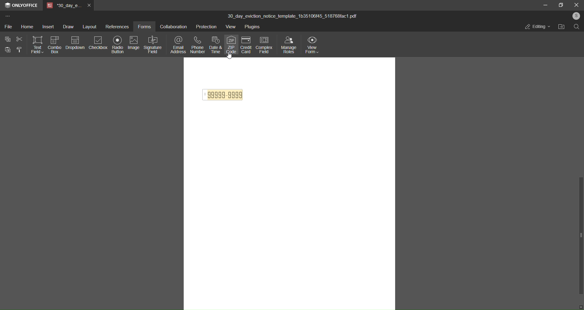  Describe the element at coordinates (91, 5) in the screenshot. I see `close tab` at that location.